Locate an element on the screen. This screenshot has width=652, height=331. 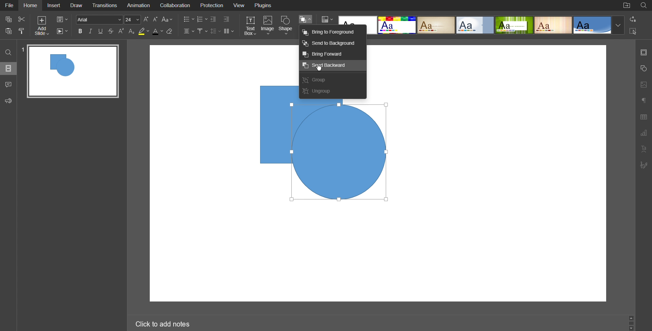
Bold is located at coordinates (80, 32).